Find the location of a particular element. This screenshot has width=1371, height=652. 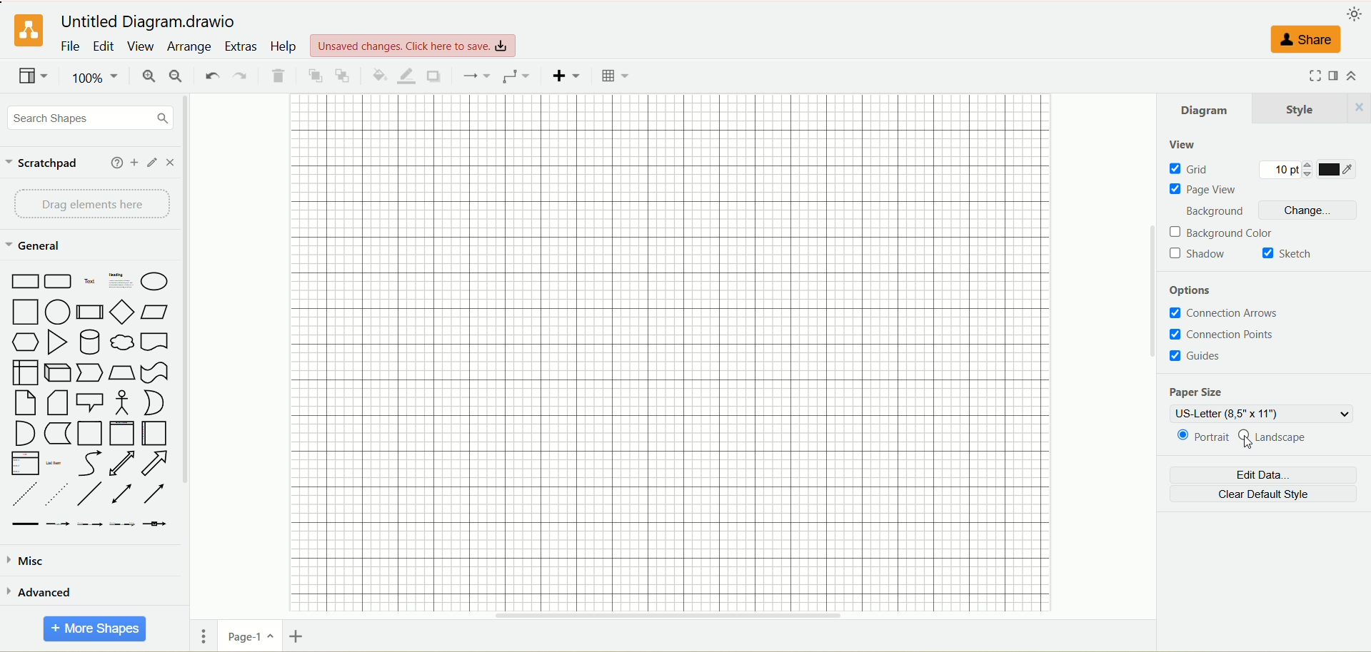

sketch is located at coordinates (1290, 254).